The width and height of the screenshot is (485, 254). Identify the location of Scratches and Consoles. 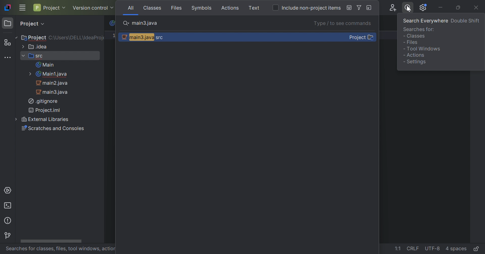
(52, 128).